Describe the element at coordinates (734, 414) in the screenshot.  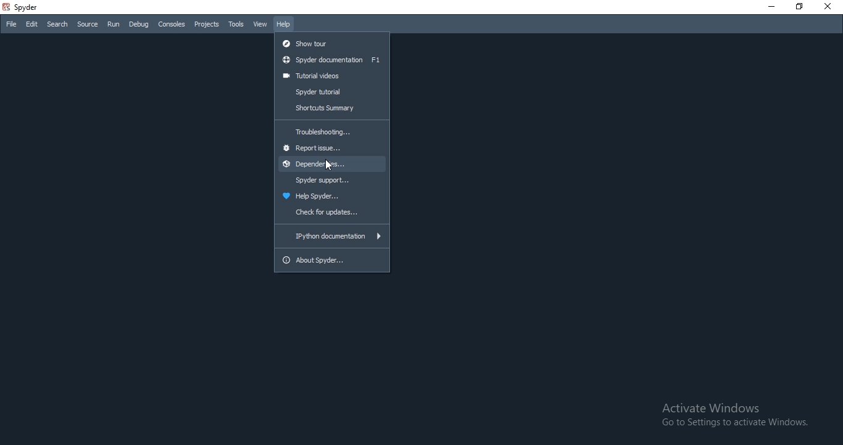
I see `Activate Windows
Go to Settings to activate Windows.` at that location.